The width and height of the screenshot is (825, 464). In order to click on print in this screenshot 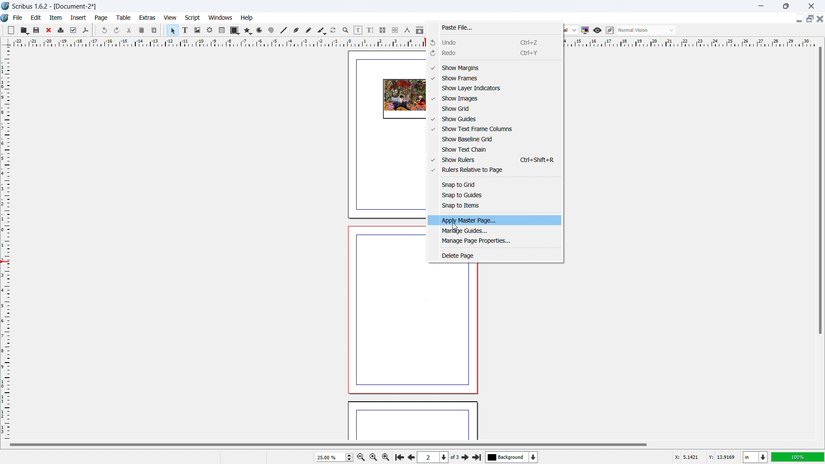, I will do `click(61, 29)`.